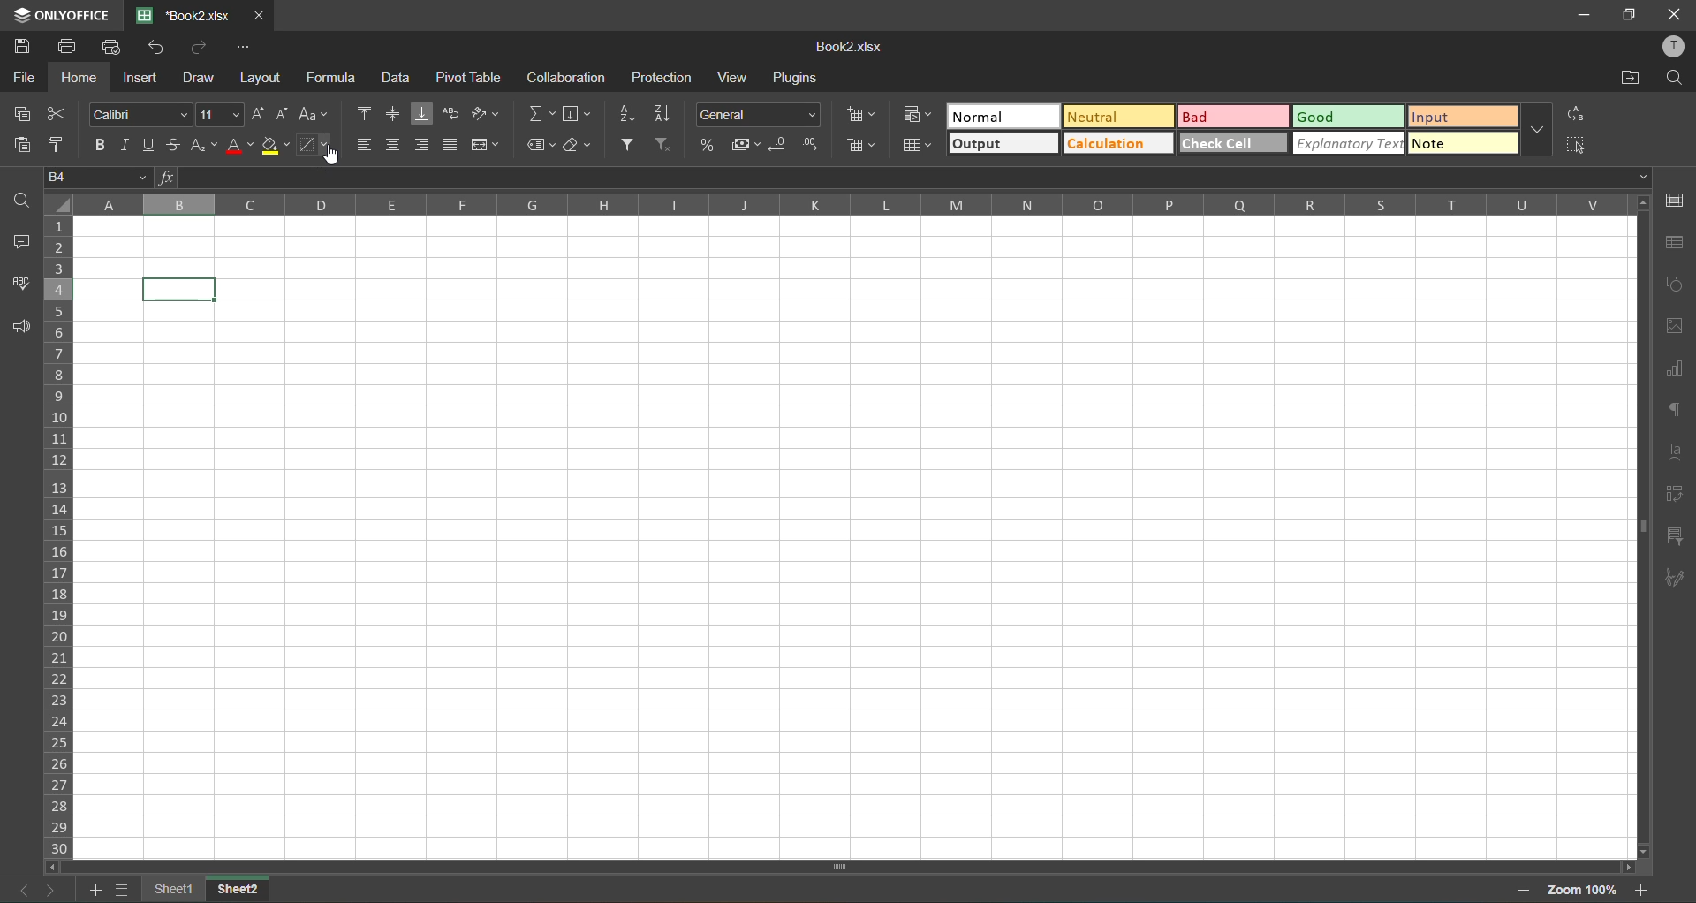 The height and width of the screenshot is (903, 1696). I want to click on zoom out, so click(1530, 890).